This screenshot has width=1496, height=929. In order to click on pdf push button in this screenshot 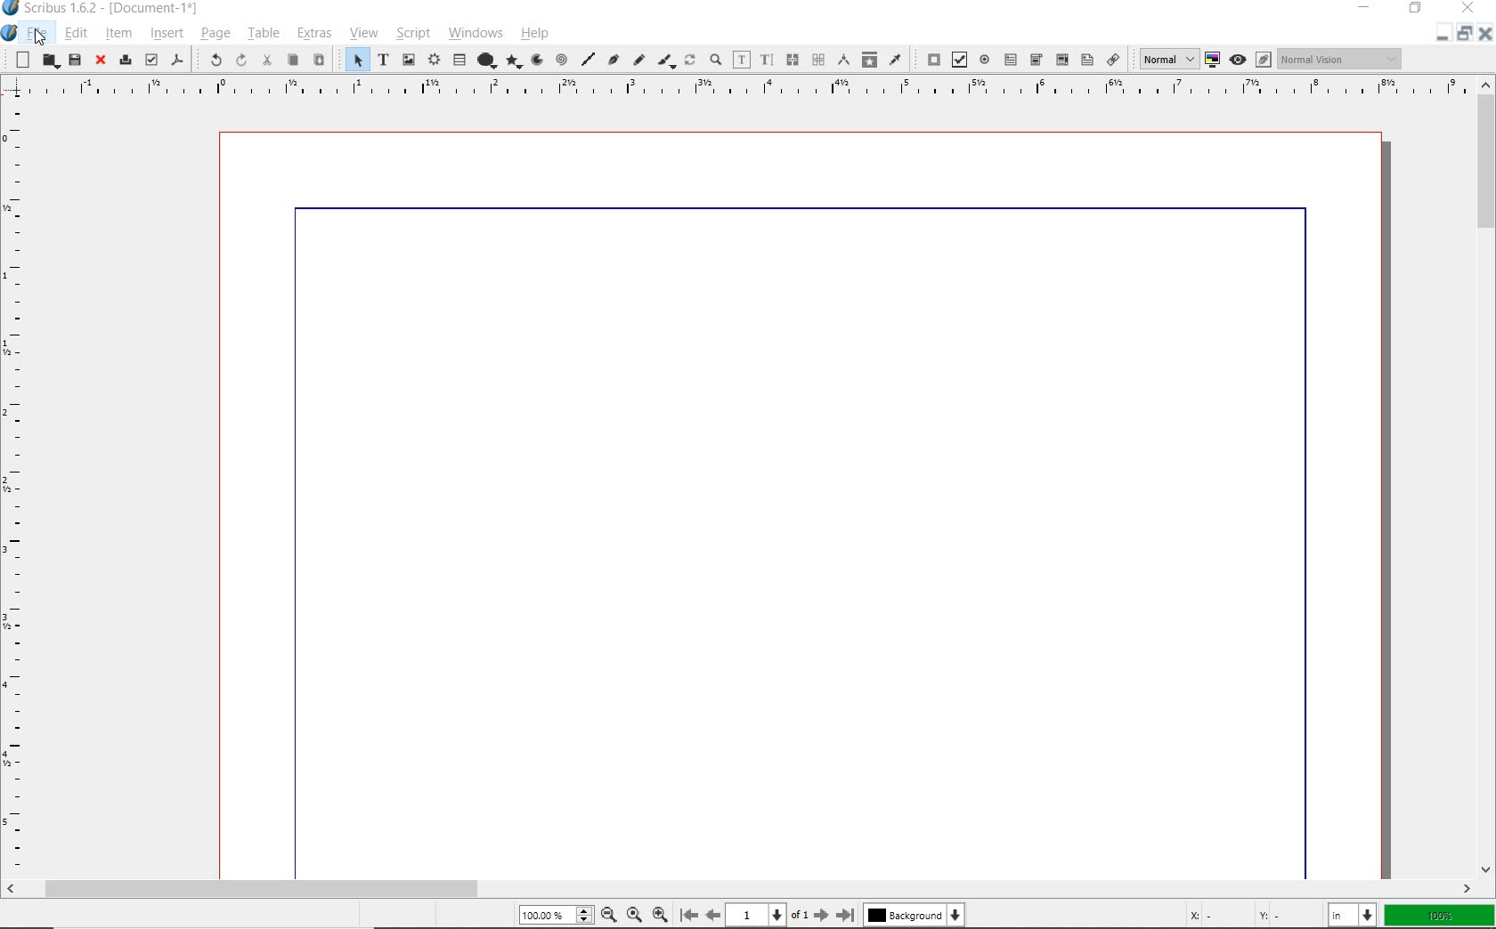, I will do `click(928, 59)`.